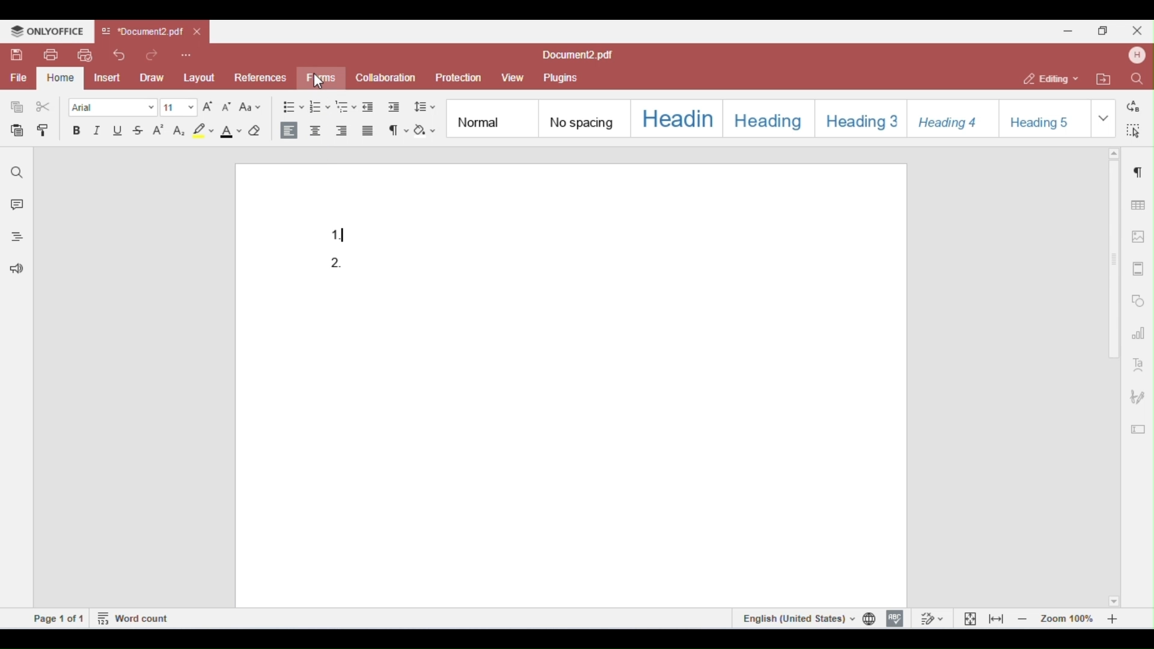  I want to click on 2., so click(339, 265).